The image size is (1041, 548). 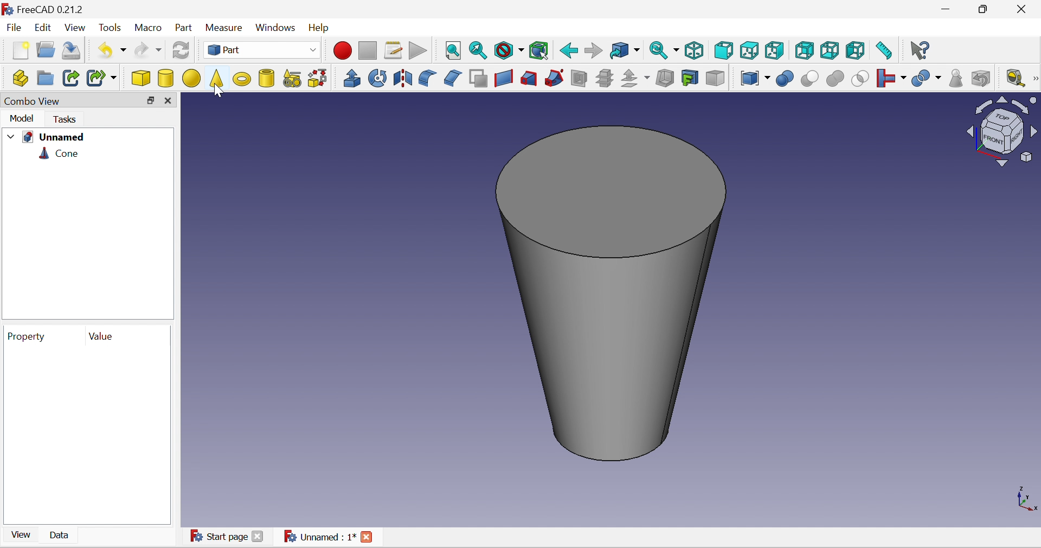 I want to click on Help, so click(x=318, y=28).